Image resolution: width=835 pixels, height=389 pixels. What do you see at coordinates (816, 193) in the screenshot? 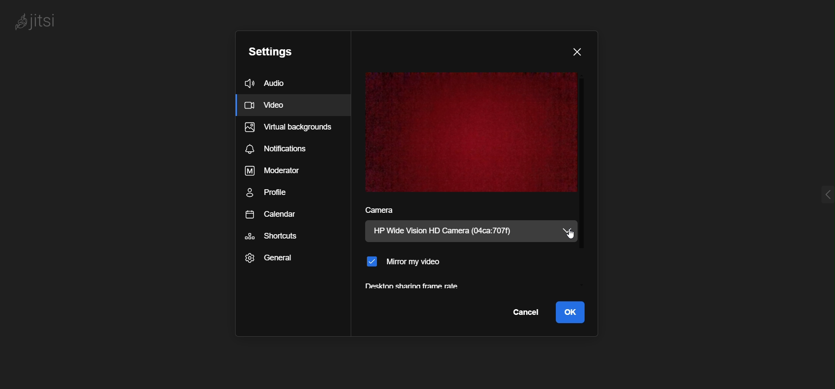
I see `expnd` at bounding box center [816, 193].